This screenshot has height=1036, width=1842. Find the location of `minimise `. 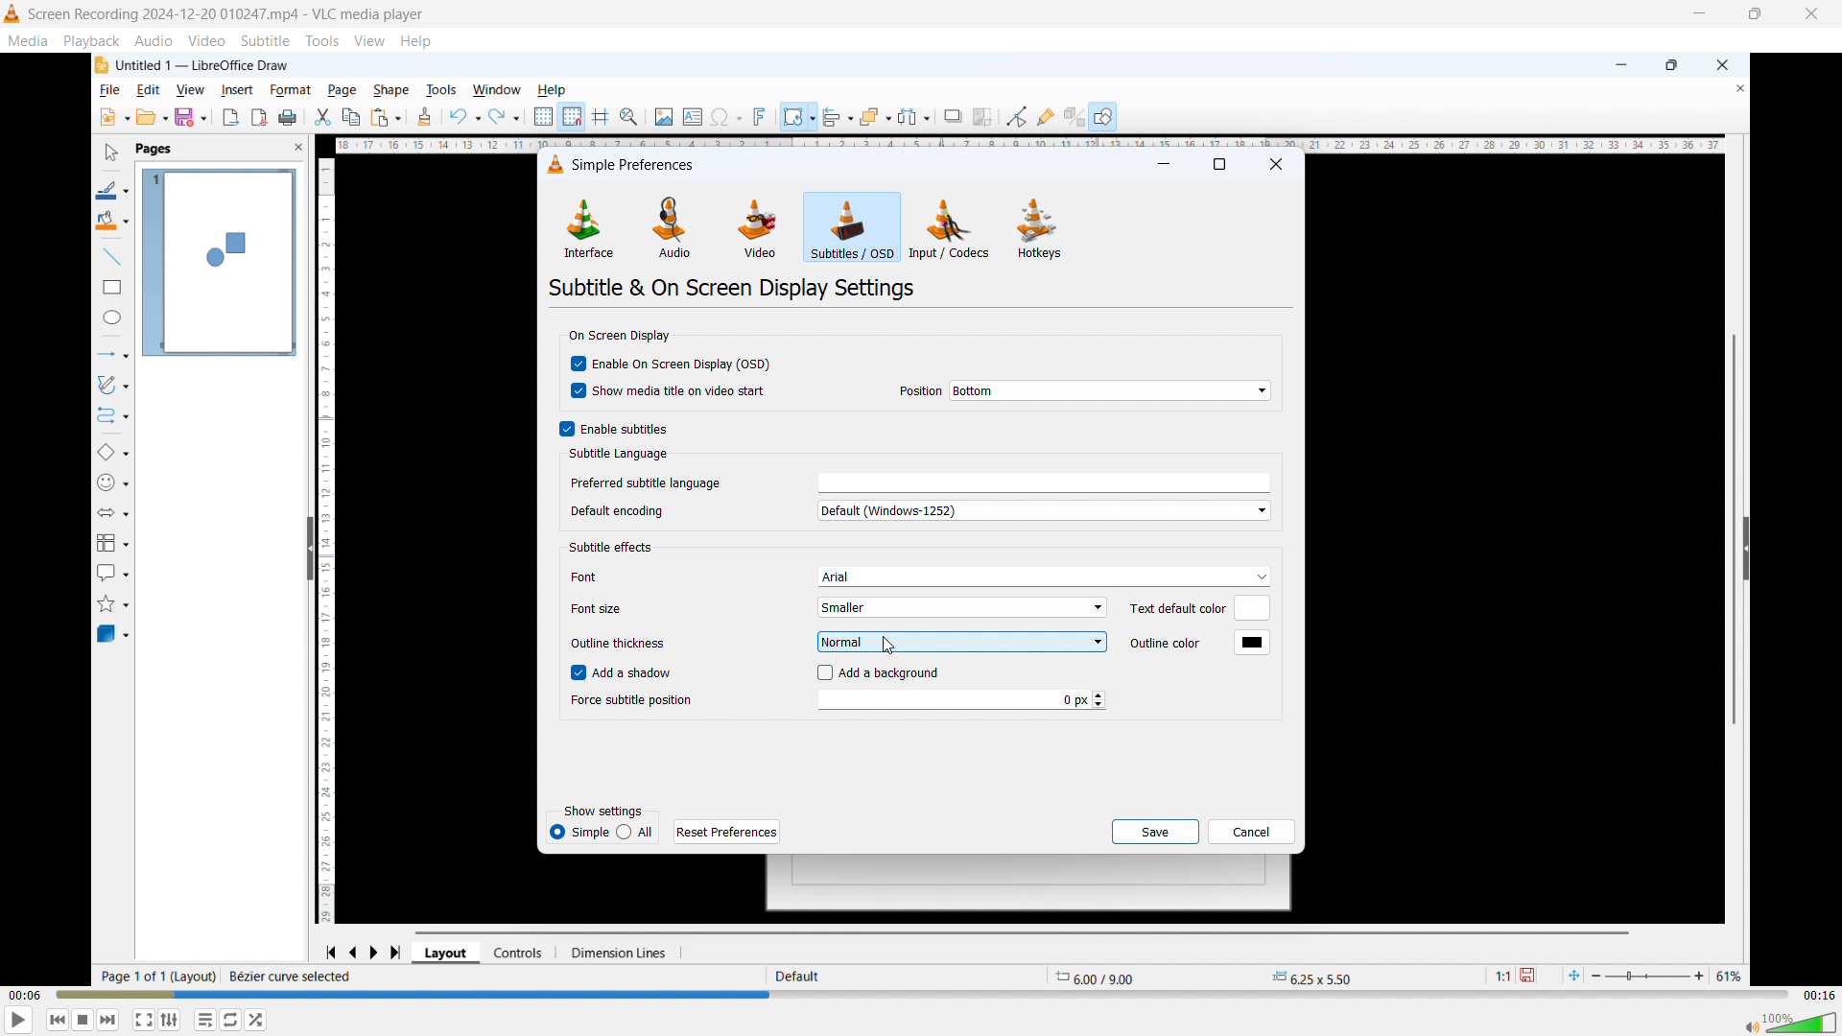

minimise  is located at coordinates (1697, 15).